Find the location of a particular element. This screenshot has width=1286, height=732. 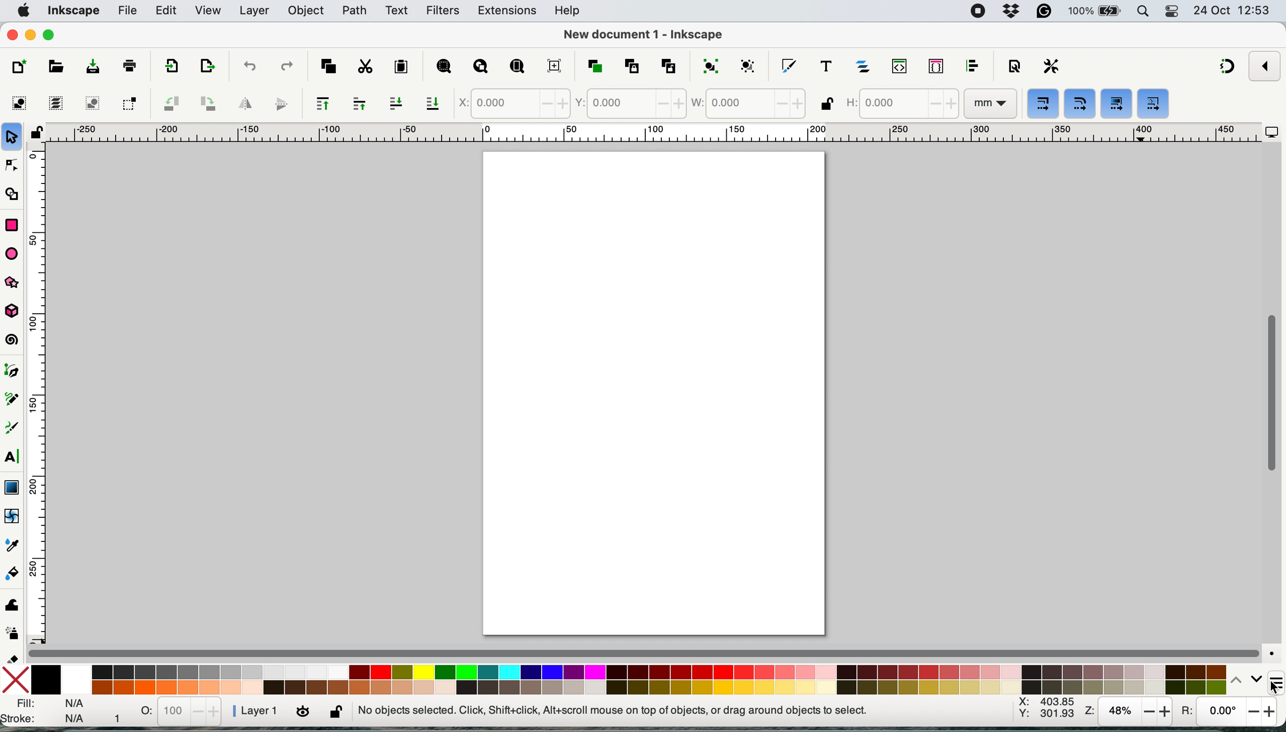

battery is located at coordinates (1093, 11).